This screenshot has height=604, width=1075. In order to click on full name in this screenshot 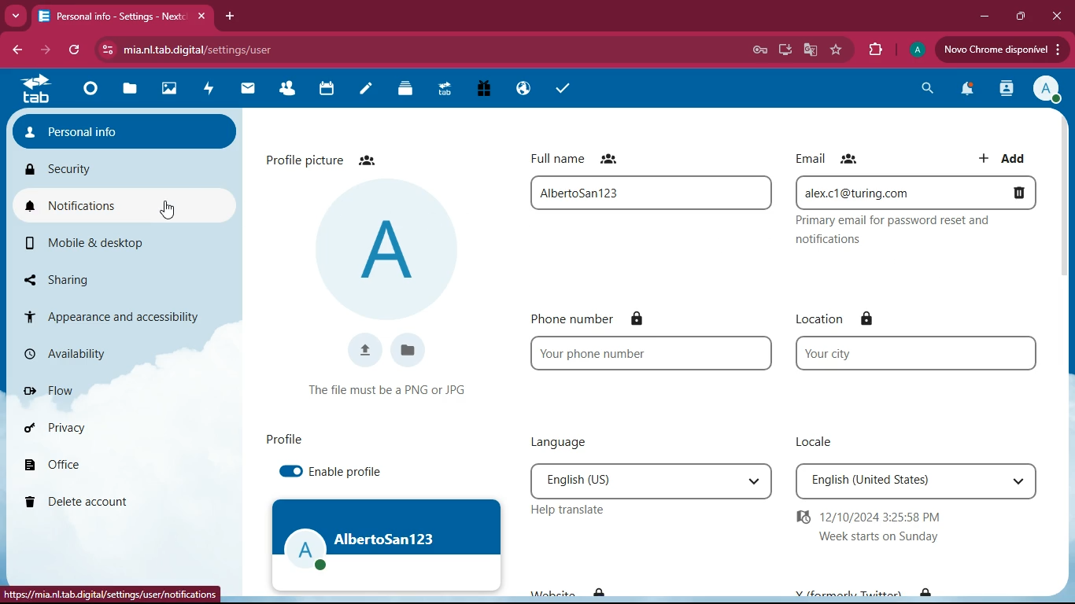, I will do `click(586, 157)`.